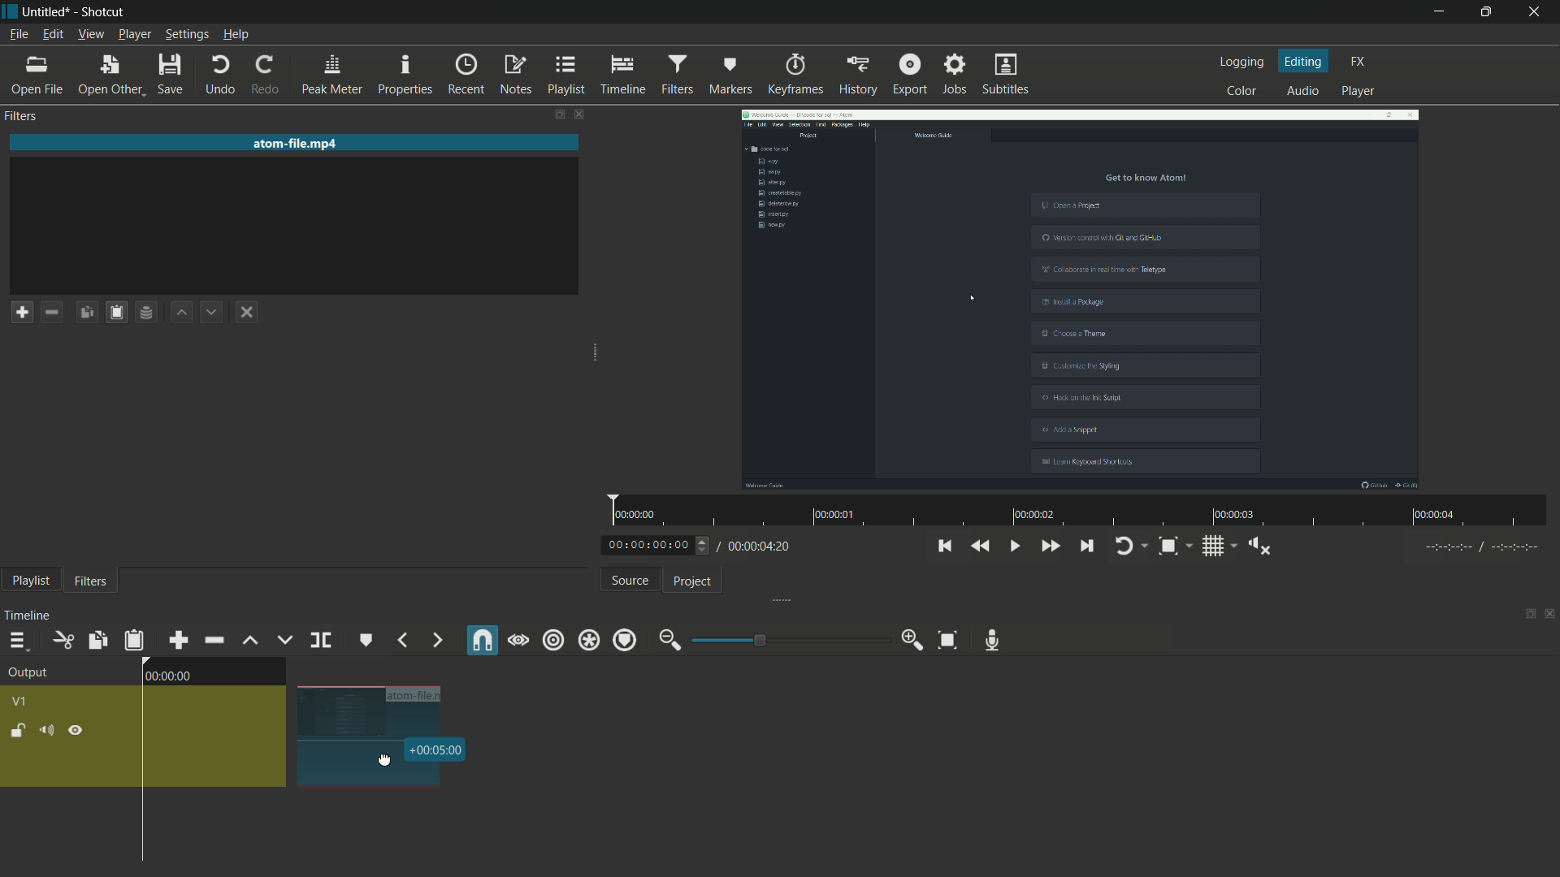  What do you see at coordinates (694, 581) in the screenshot?
I see `project` at bounding box center [694, 581].